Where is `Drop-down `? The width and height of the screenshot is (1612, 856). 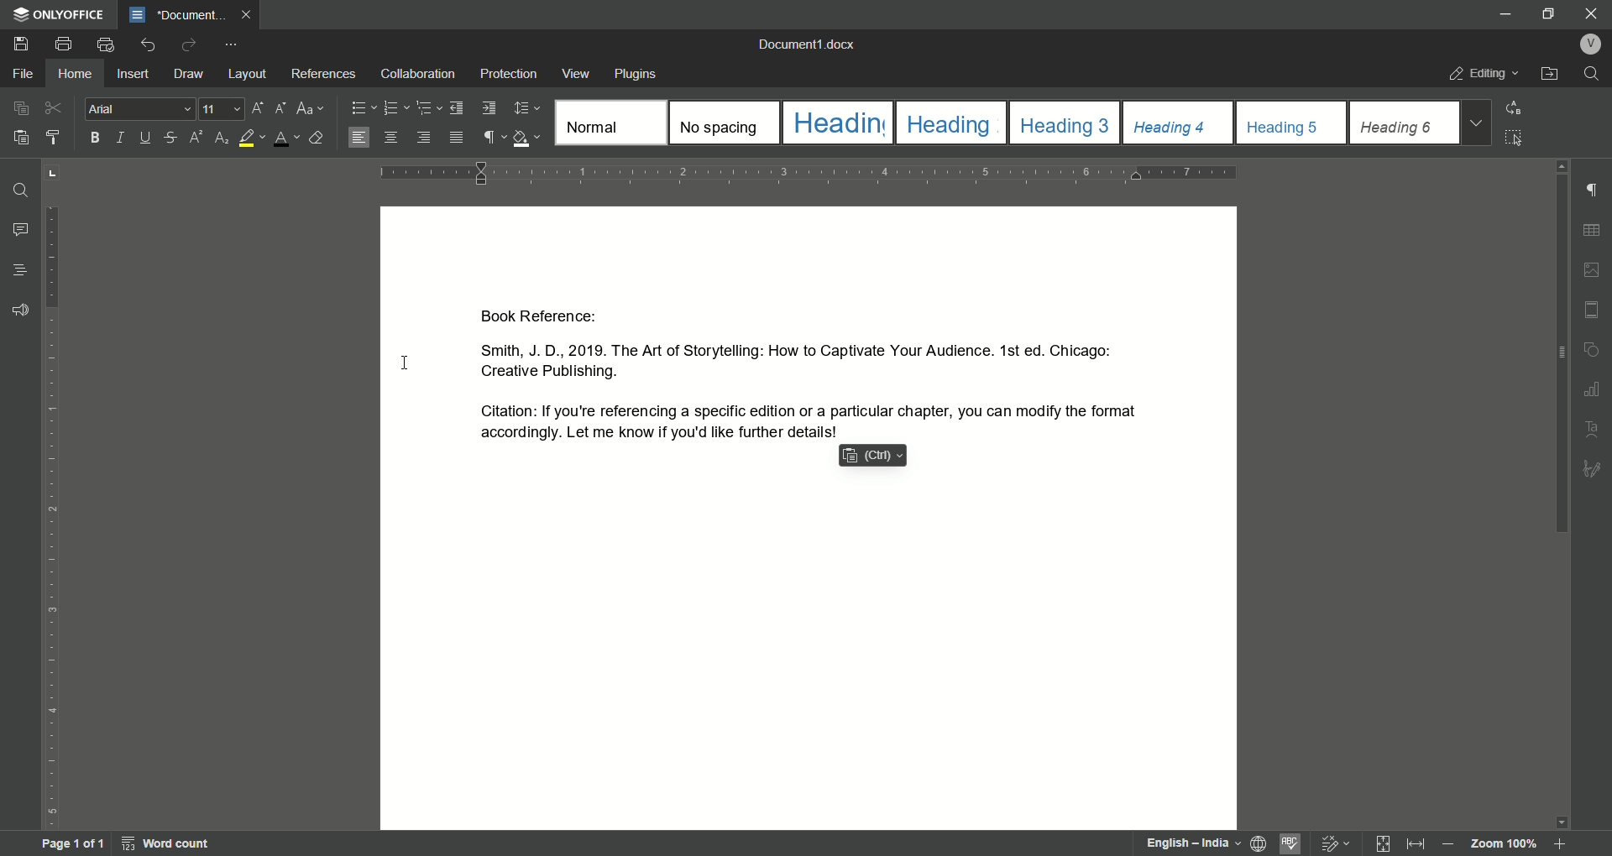 Drop-down  is located at coordinates (1475, 123).